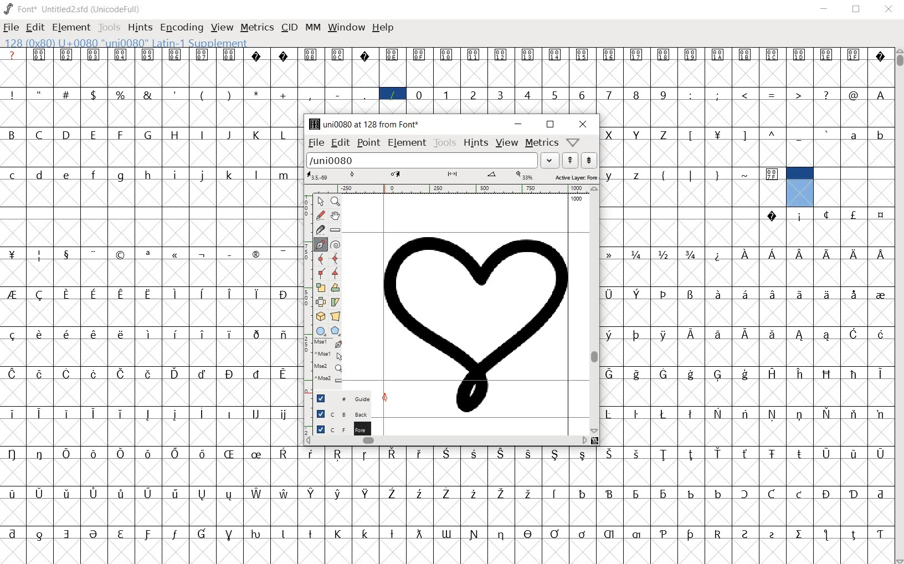 This screenshot has height=564, width=904. What do you see at coordinates (147, 414) in the screenshot?
I see `glyph` at bounding box center [147, 414].